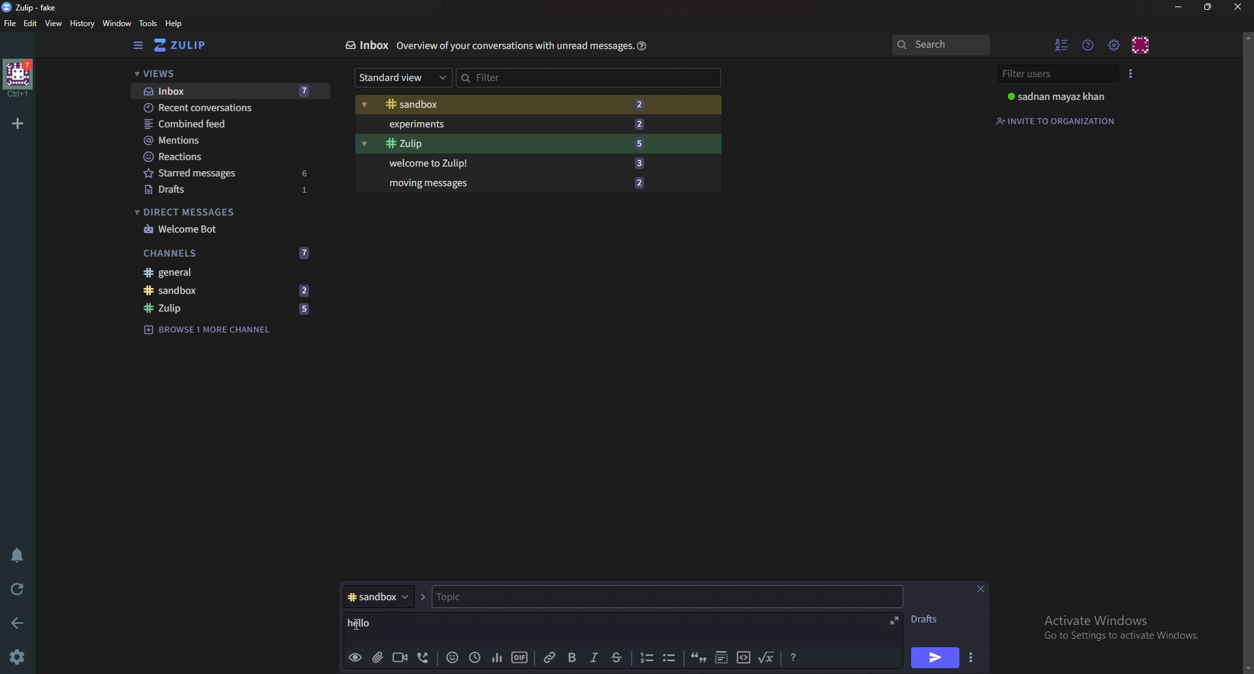 This screenshot has width=1254, height=674. I want to click on Zulip, so click(514, 144).